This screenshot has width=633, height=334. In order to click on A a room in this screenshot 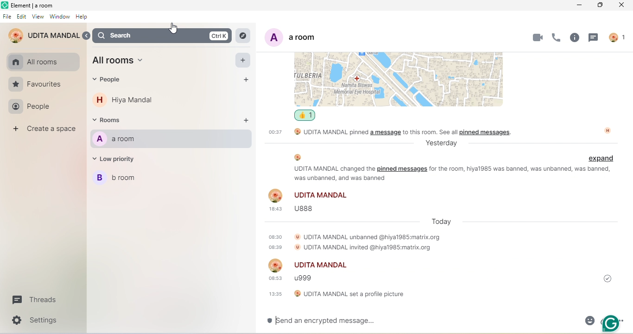, I will do `click(302, 37)`.